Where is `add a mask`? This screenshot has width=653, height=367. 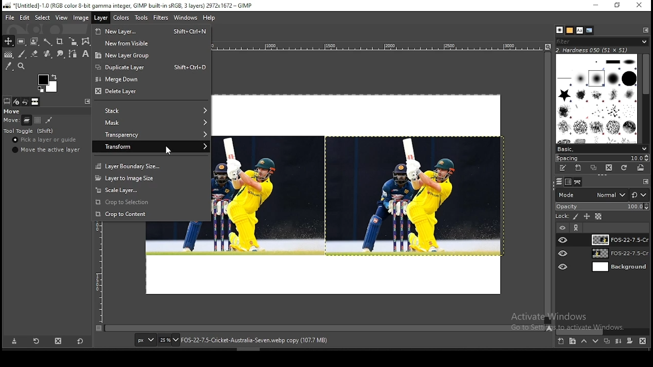 add a mask is located at coordinates (629, 342).